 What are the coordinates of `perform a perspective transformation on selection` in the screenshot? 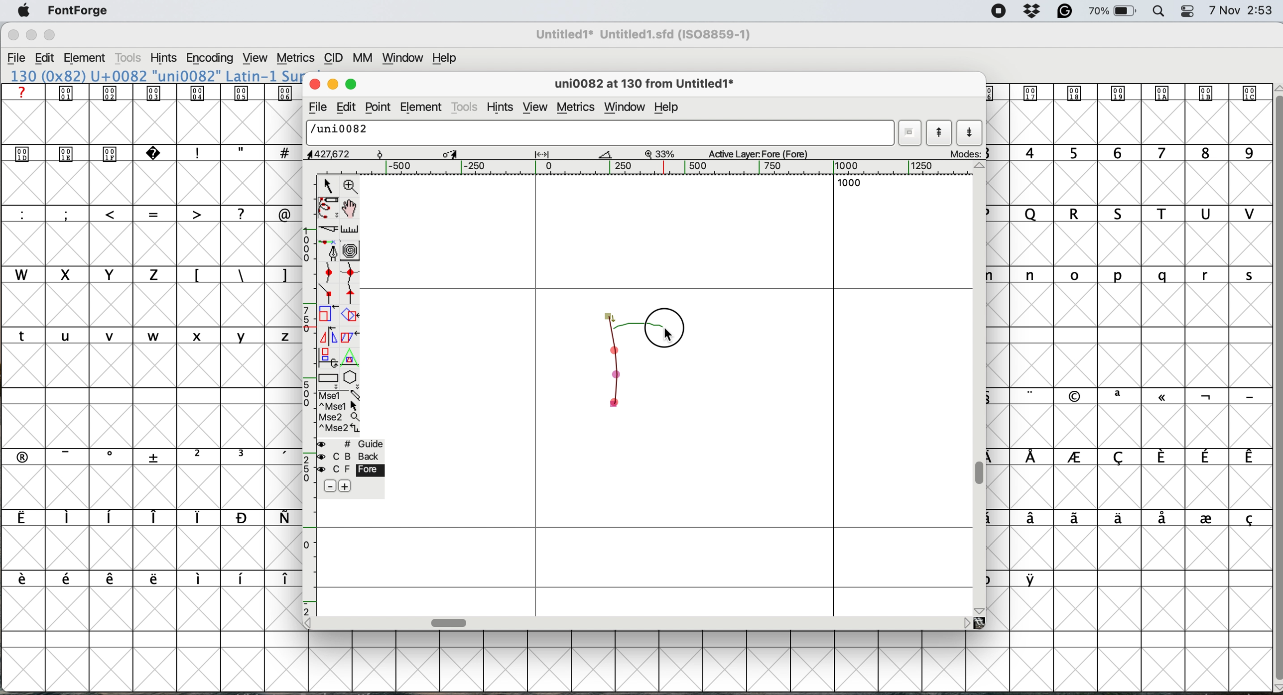 It's located at (352, 360).